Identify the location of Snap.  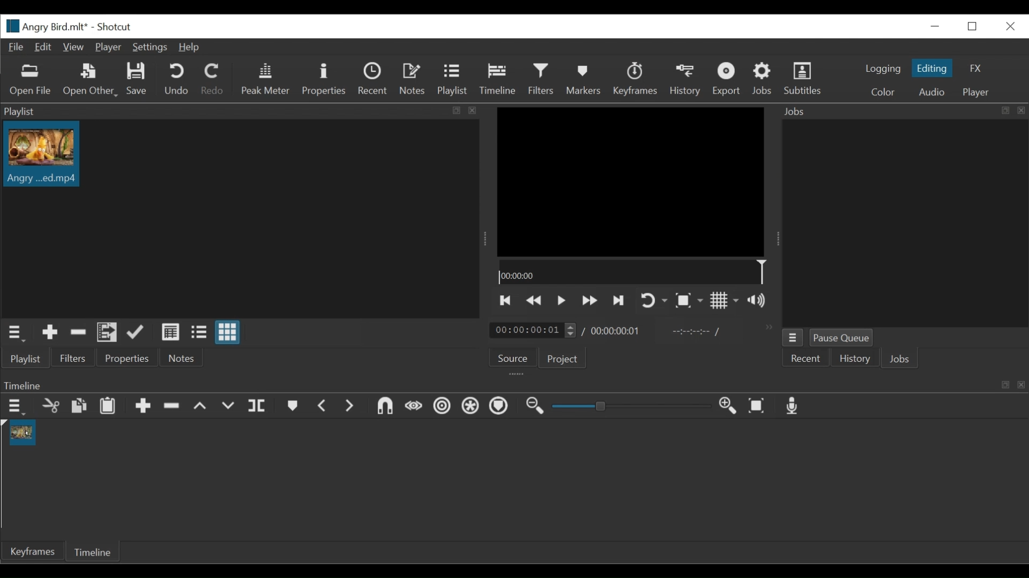
(384, 407).